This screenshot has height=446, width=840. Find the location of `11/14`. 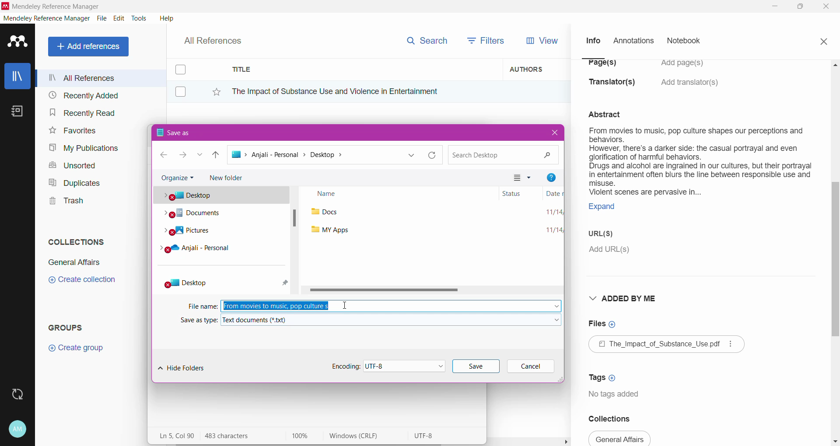

11/14 is located at coordinates (552, 213).